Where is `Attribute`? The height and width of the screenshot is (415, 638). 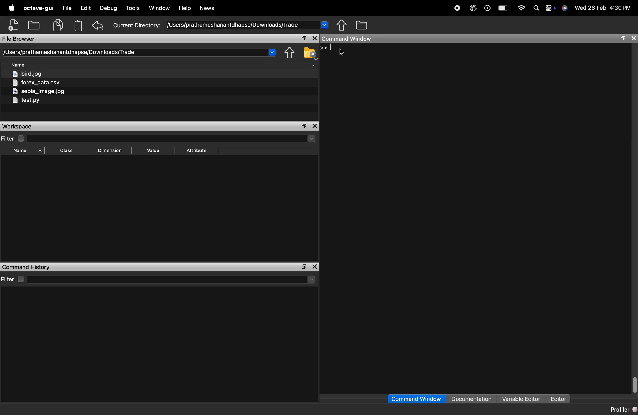 Attribute is located at coordinates (197, 151).